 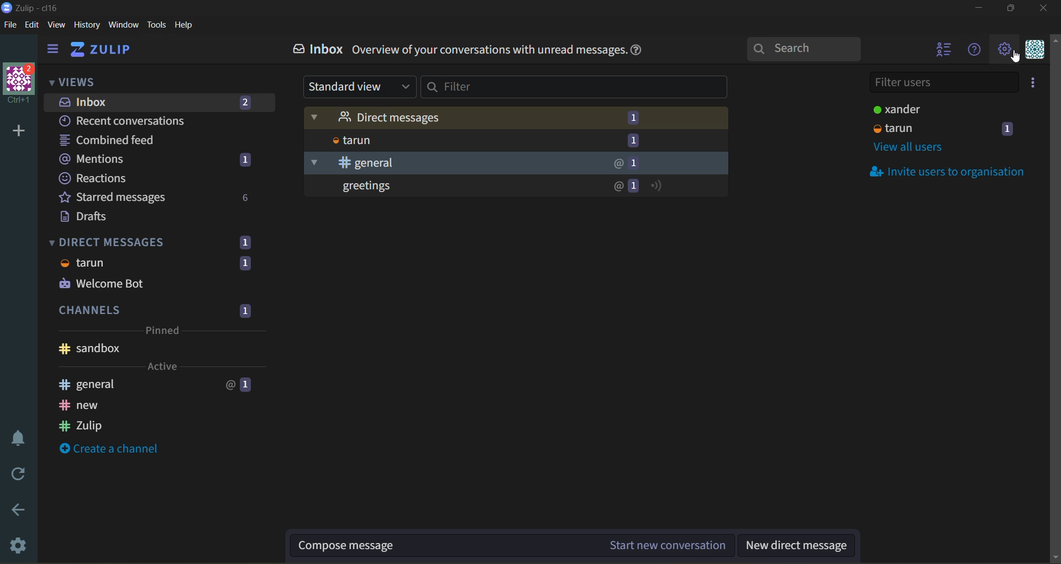 I want to click on history, so click(x=86, y=26).